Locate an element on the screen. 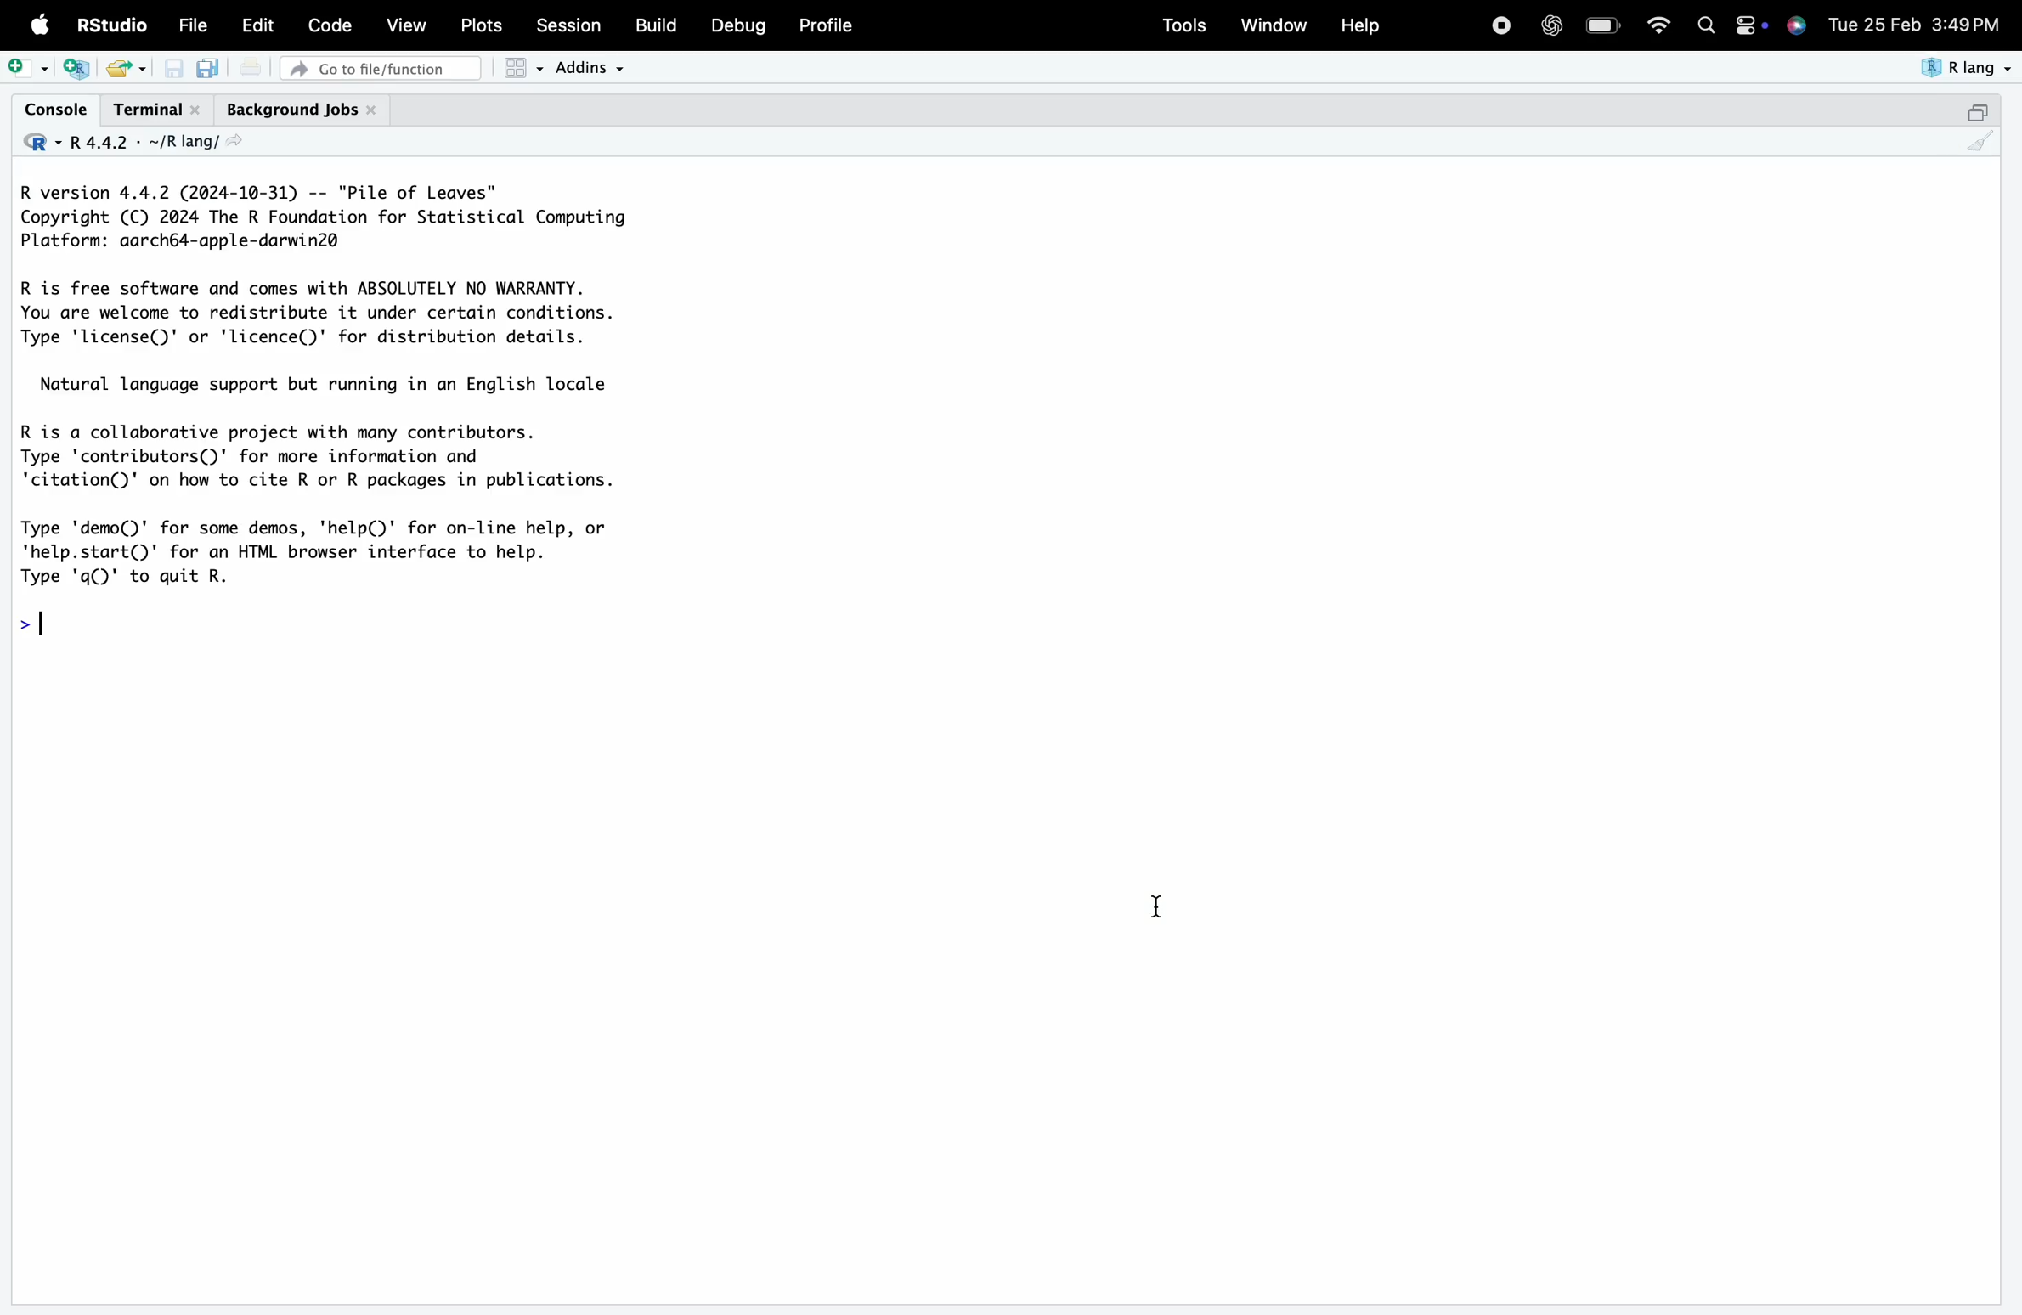  R lang is located at coordinates (190, 142).